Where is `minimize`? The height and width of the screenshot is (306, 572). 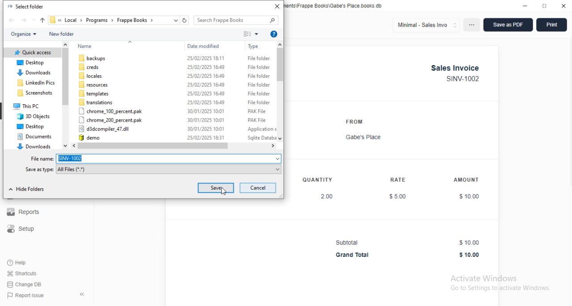 minimize is located at coordinates (525, 6).